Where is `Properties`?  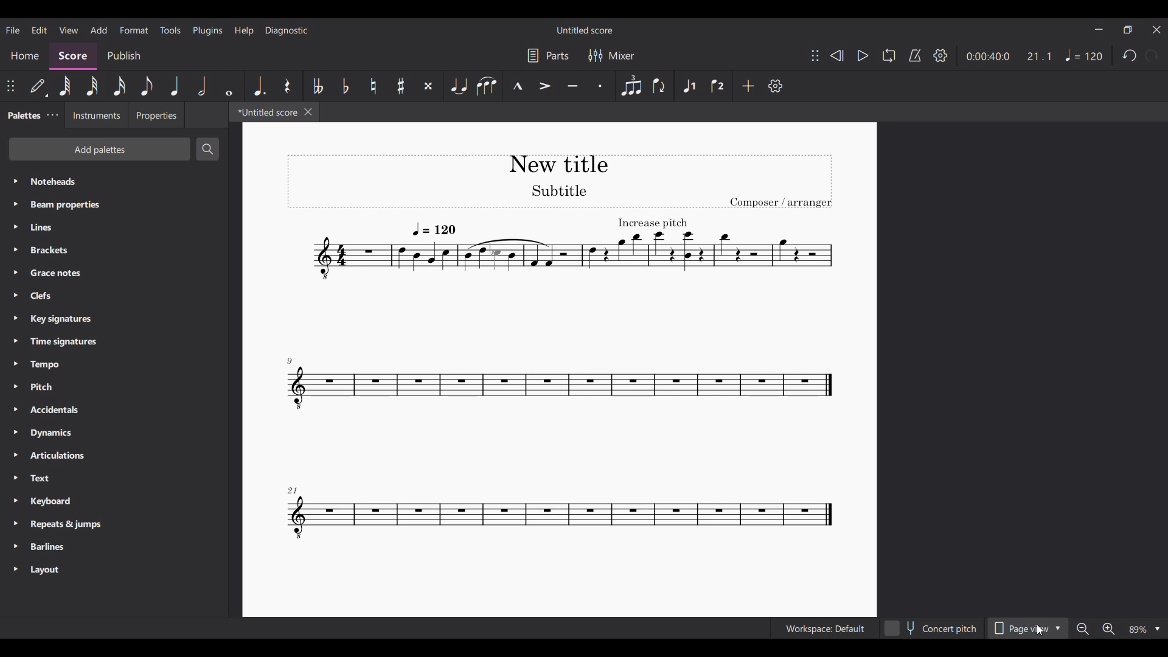 Properties is located at coordinates (156, 114).